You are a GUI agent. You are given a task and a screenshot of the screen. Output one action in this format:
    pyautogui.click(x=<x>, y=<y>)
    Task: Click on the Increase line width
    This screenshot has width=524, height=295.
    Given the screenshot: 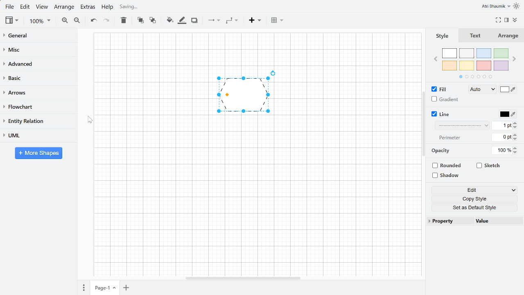 What is the action you would take?
    pyautogui.click(x=516, y=123)
    